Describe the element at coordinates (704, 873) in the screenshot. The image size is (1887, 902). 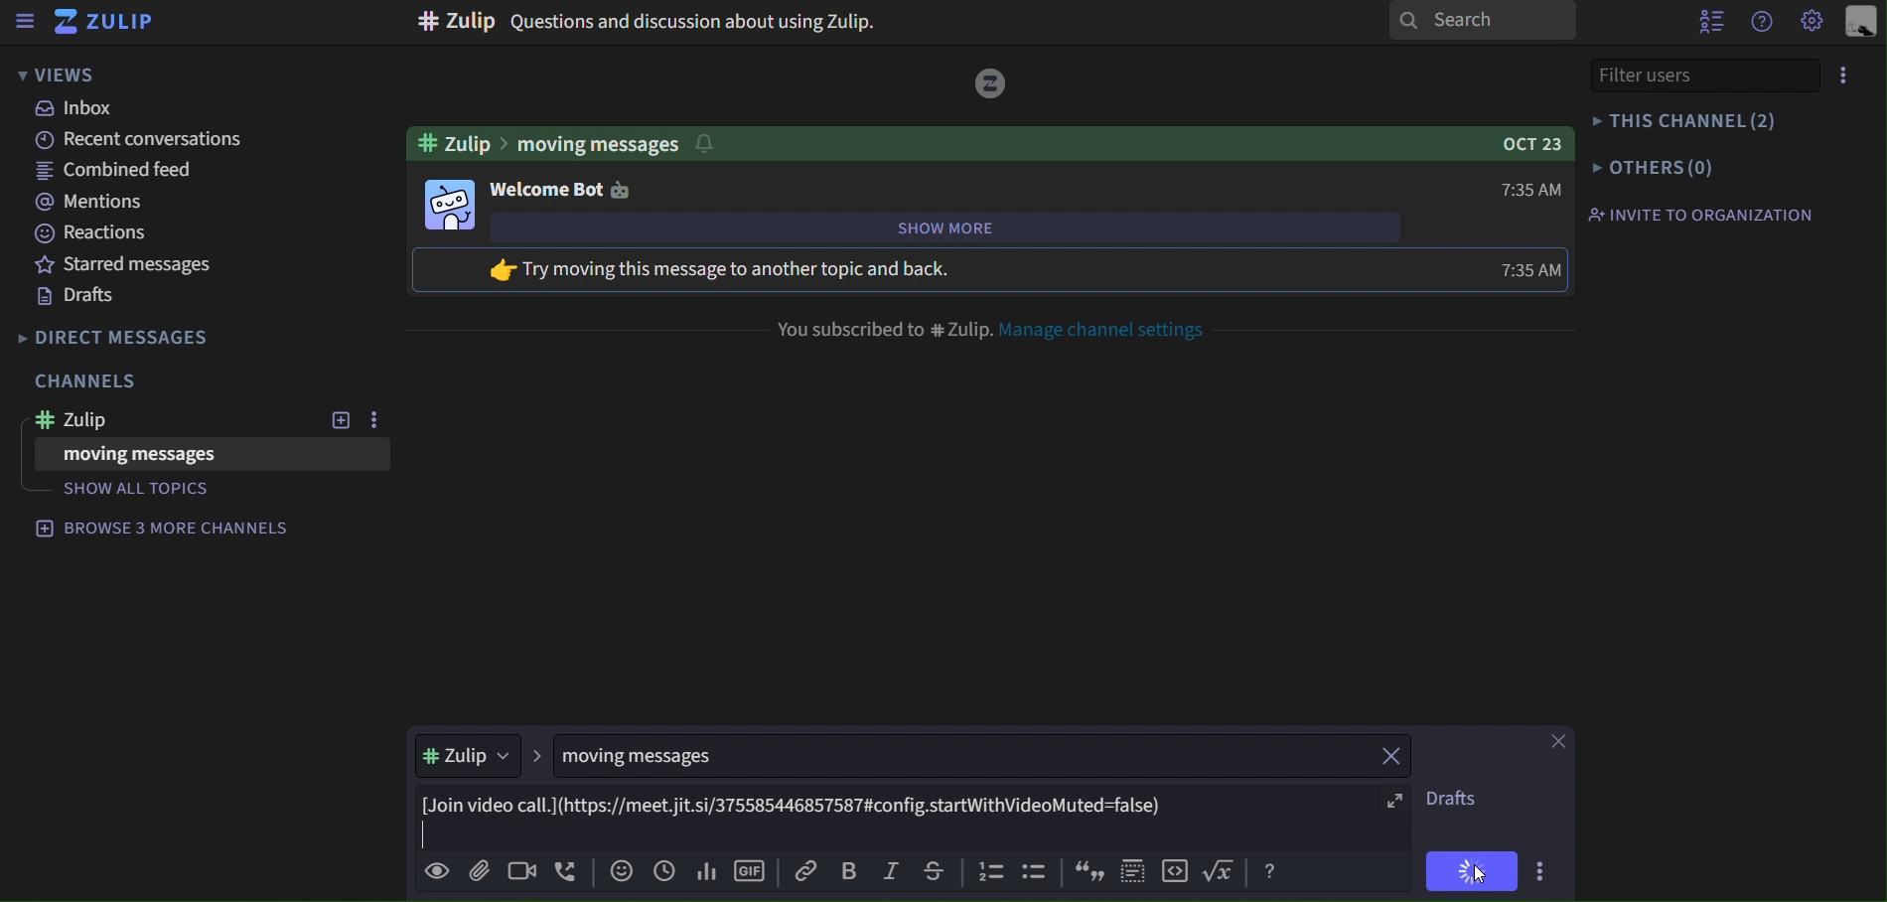
I see `add poll` at that location.